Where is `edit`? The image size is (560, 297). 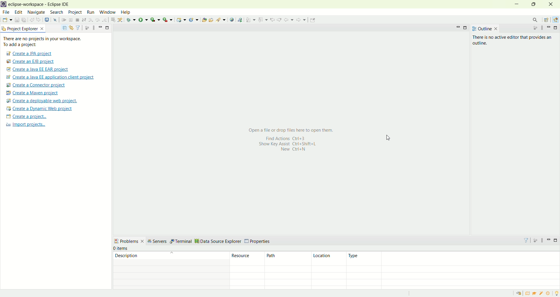
edit is located at coordinates (20, 13).